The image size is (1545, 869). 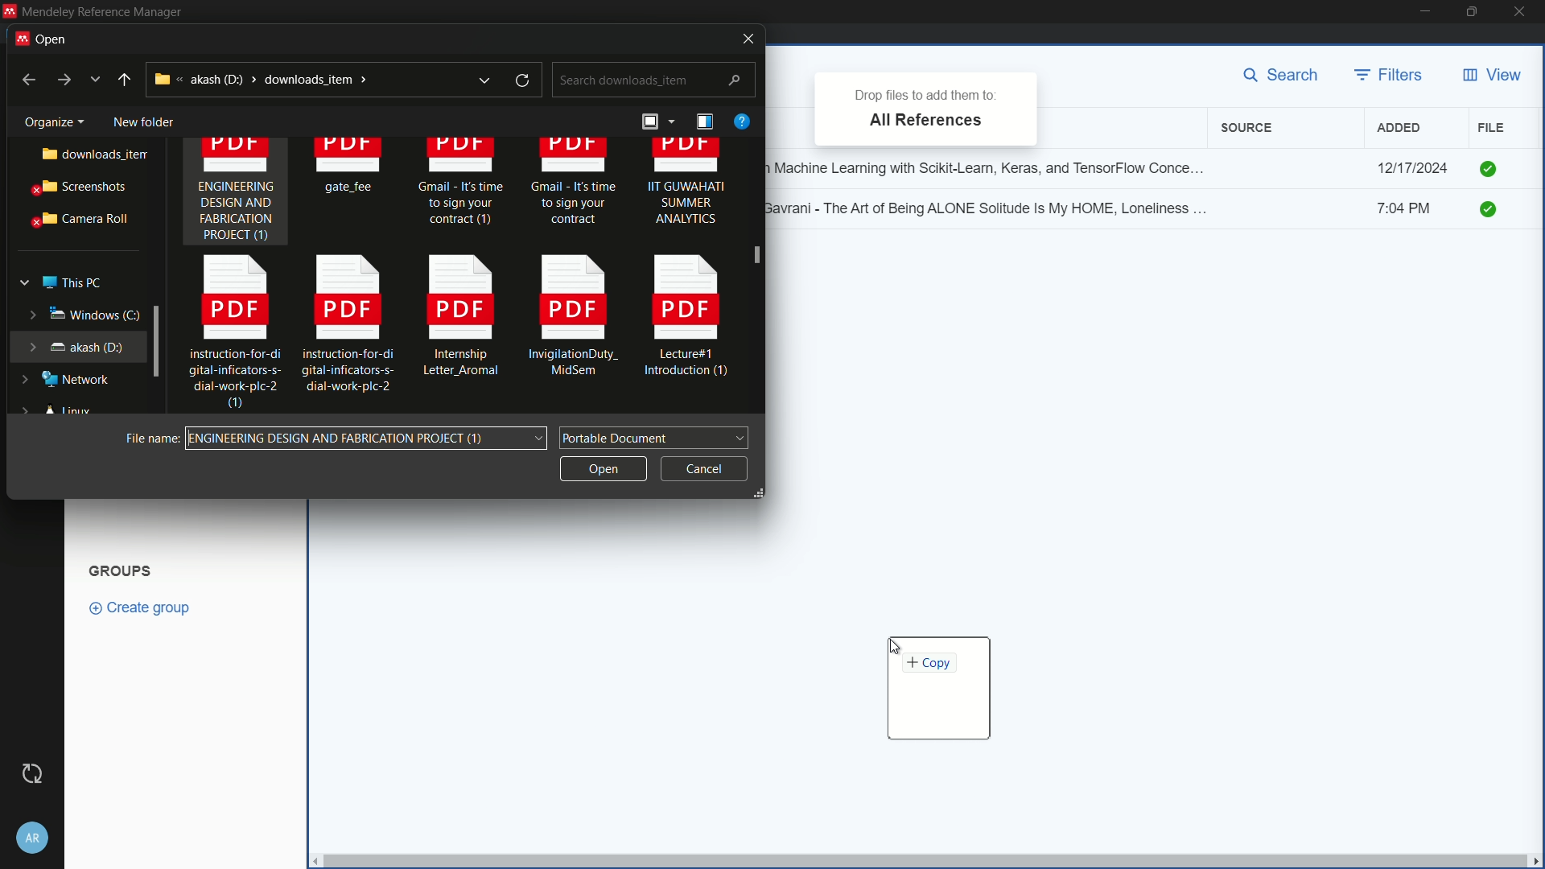 I want to click on close, so click(x=743, y=39).